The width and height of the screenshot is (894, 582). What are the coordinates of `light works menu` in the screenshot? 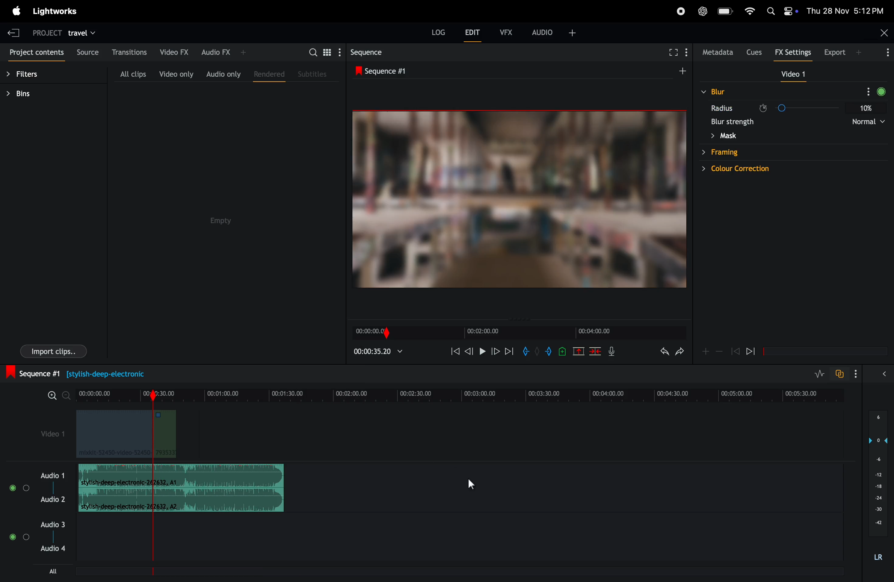 It's located at (54, 11).